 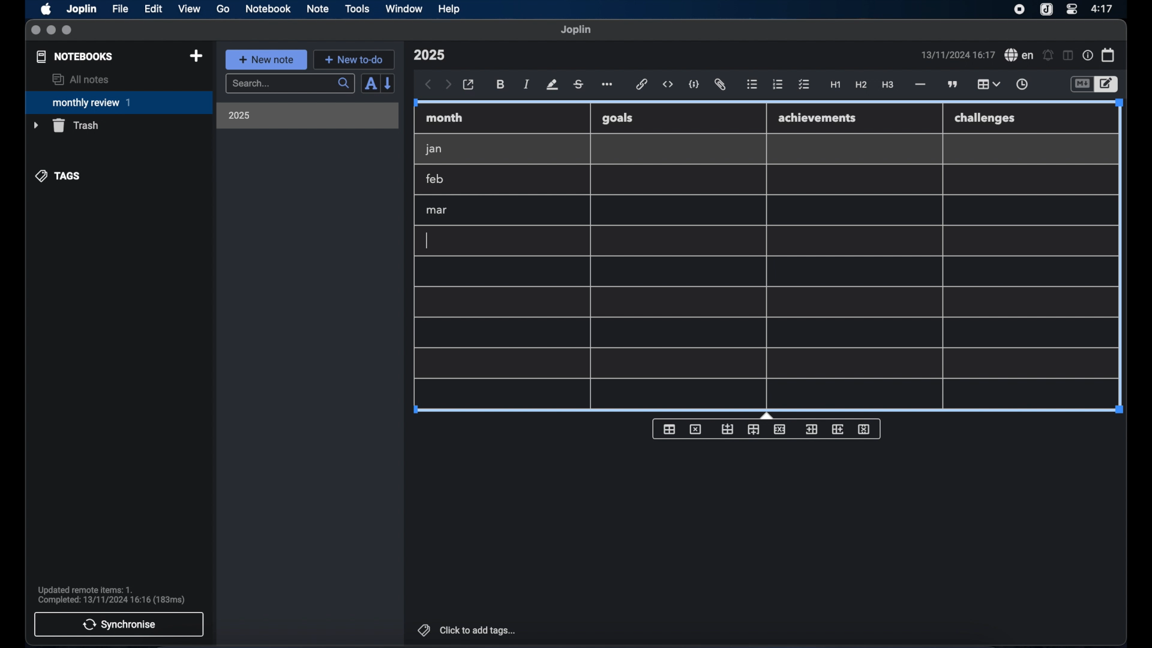 What do you see at coordinates (865, 430) in the screenshot?
I see `delete column` at bounding box center [865, 430].